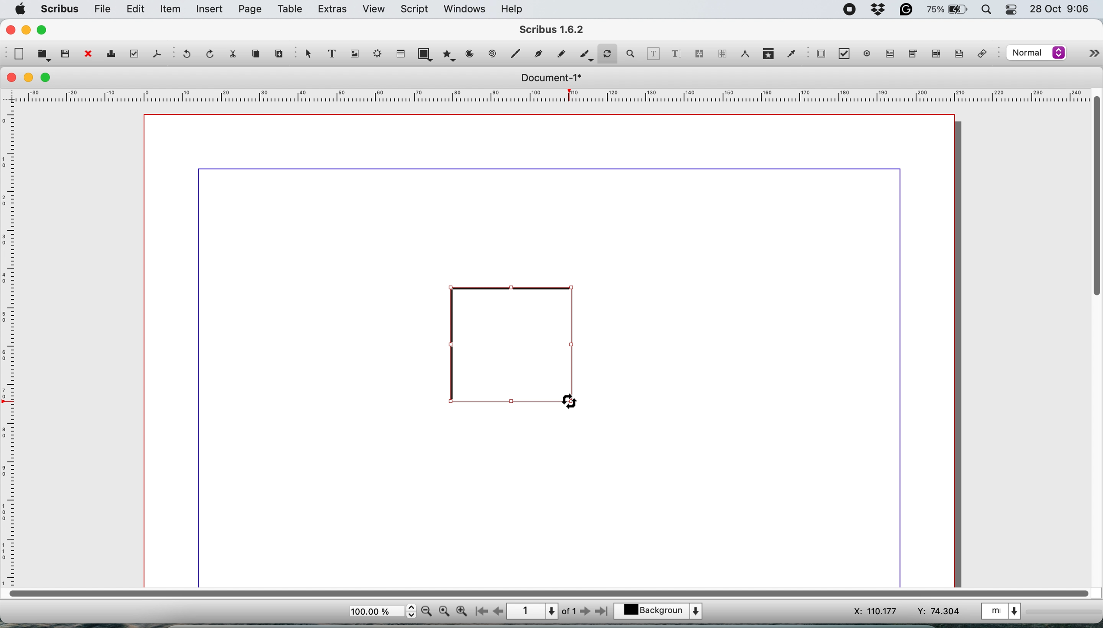 This screenshot has height=628, width=1103. I want to click on save as pdf, so click(155, 54).